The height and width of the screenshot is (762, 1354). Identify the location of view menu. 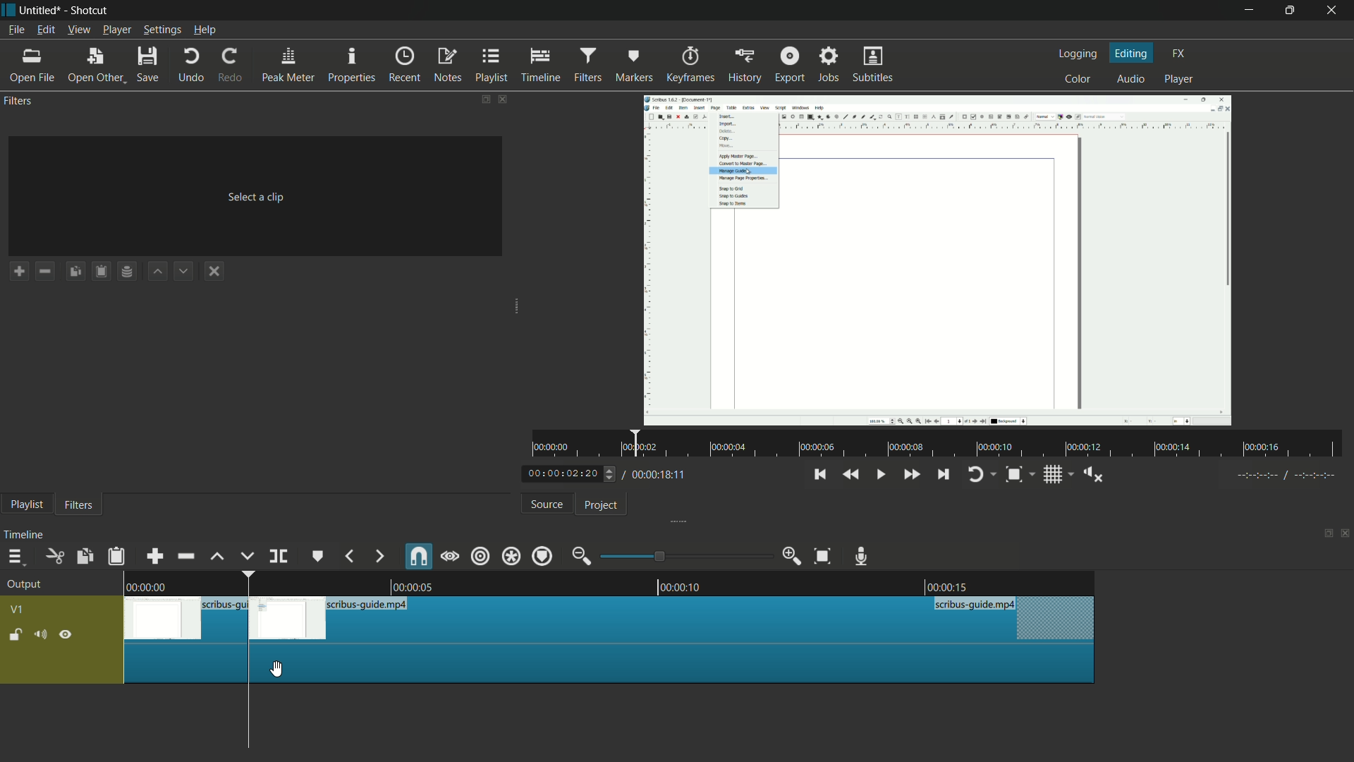
(80, 30).